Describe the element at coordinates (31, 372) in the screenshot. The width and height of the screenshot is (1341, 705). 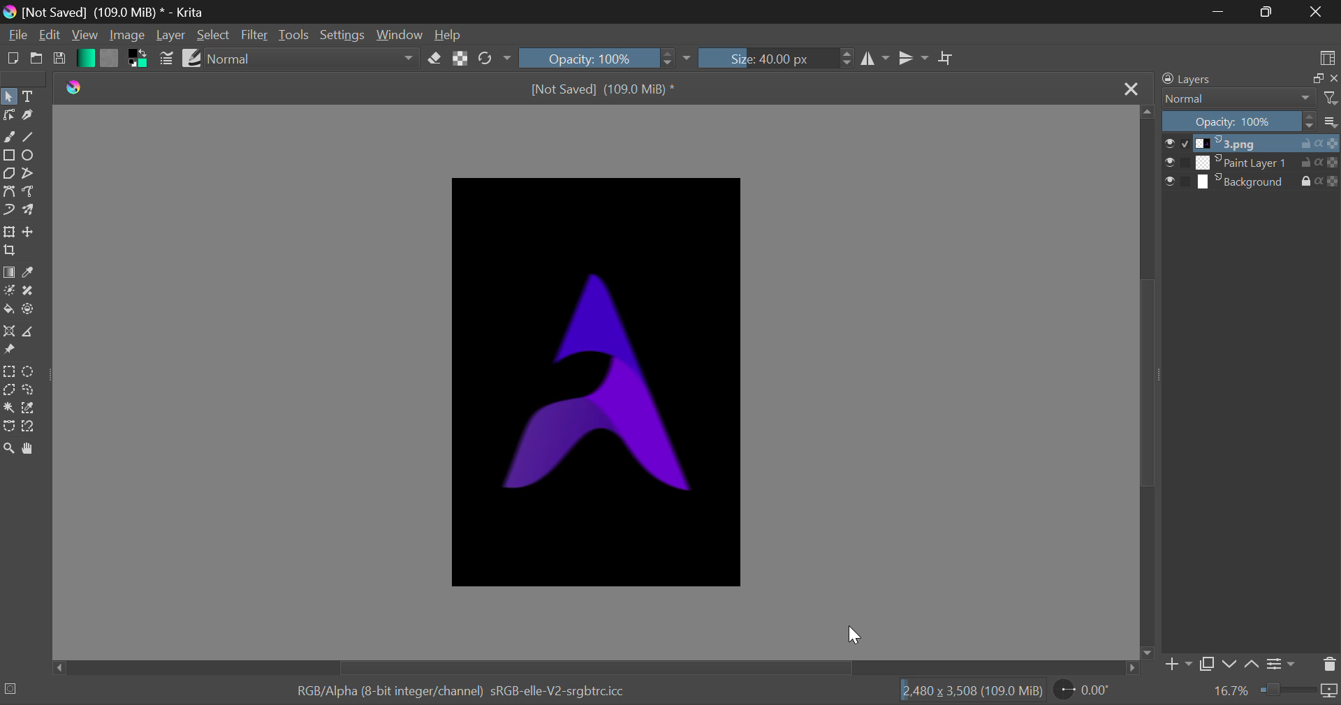
I see `Circular Selection Tool` at that location.